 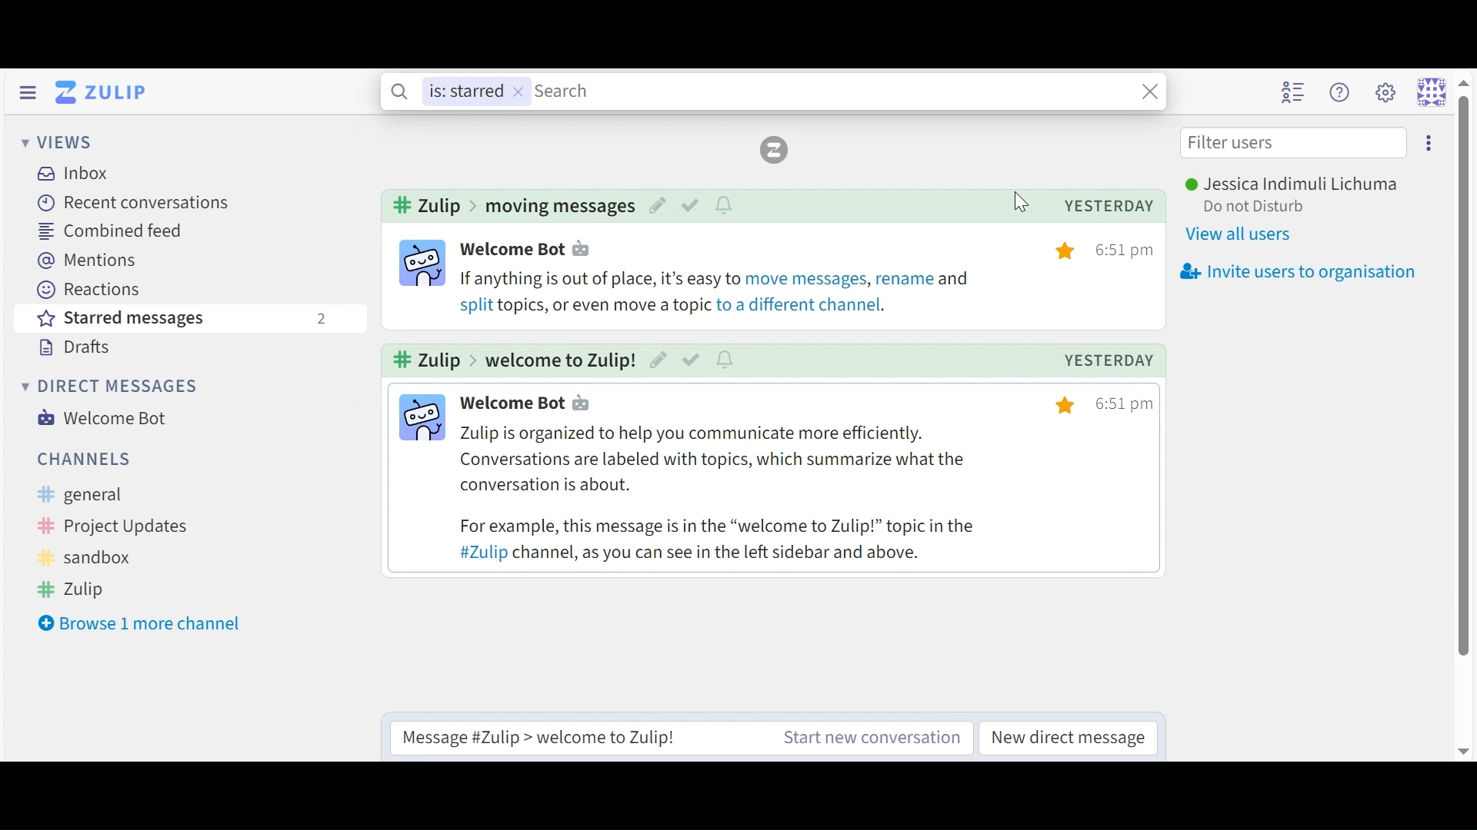 I want to click on Direct messages, so click(x=108, y=384).